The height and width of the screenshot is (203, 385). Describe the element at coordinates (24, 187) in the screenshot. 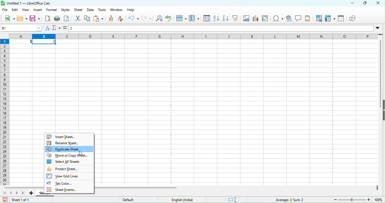

I see `horizontal bar` at that location.